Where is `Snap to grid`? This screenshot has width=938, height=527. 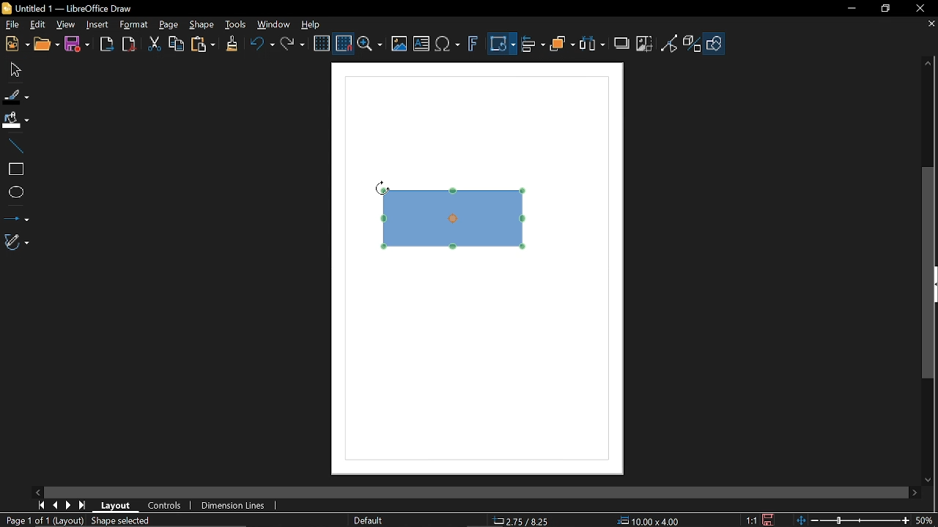
Snap to grid is located at coordinates (343, 44).